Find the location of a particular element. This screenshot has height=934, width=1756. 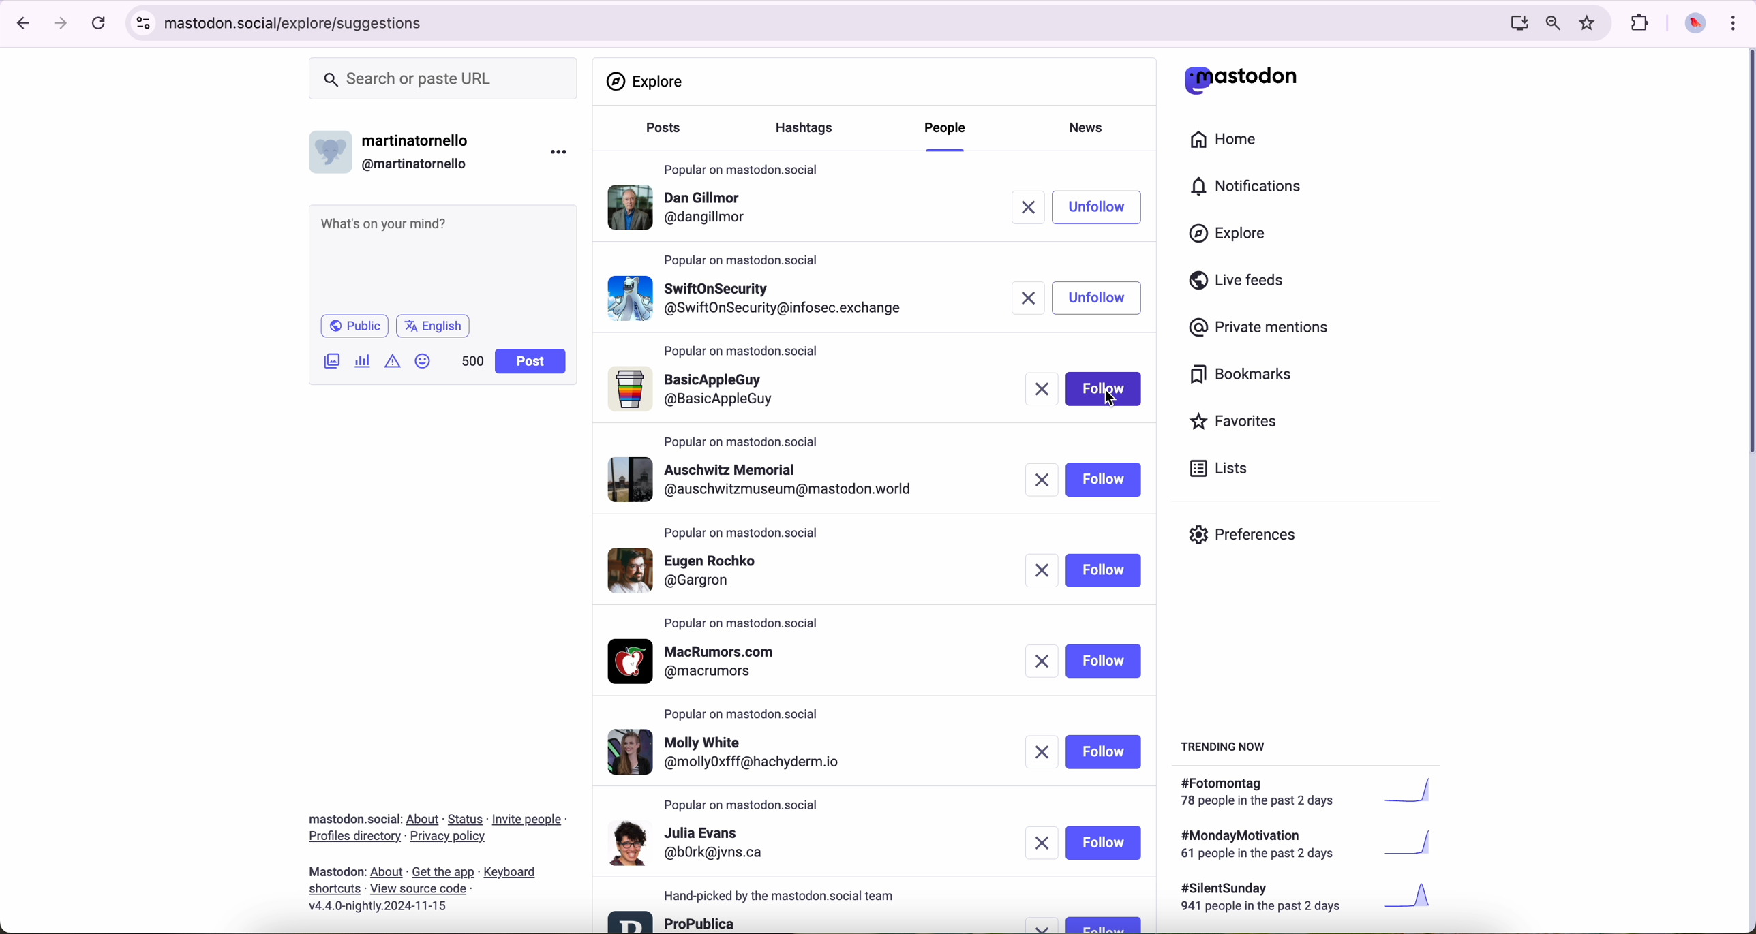

URL is located at coordinates (299, 21).